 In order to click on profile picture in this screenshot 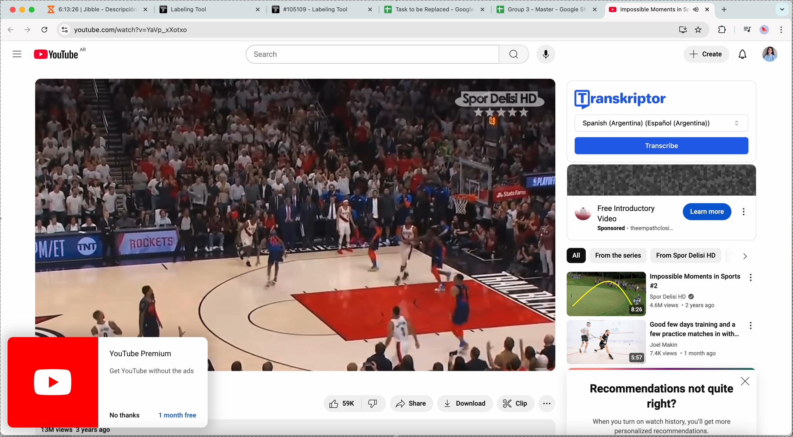, I will do `click(771, 55)`.